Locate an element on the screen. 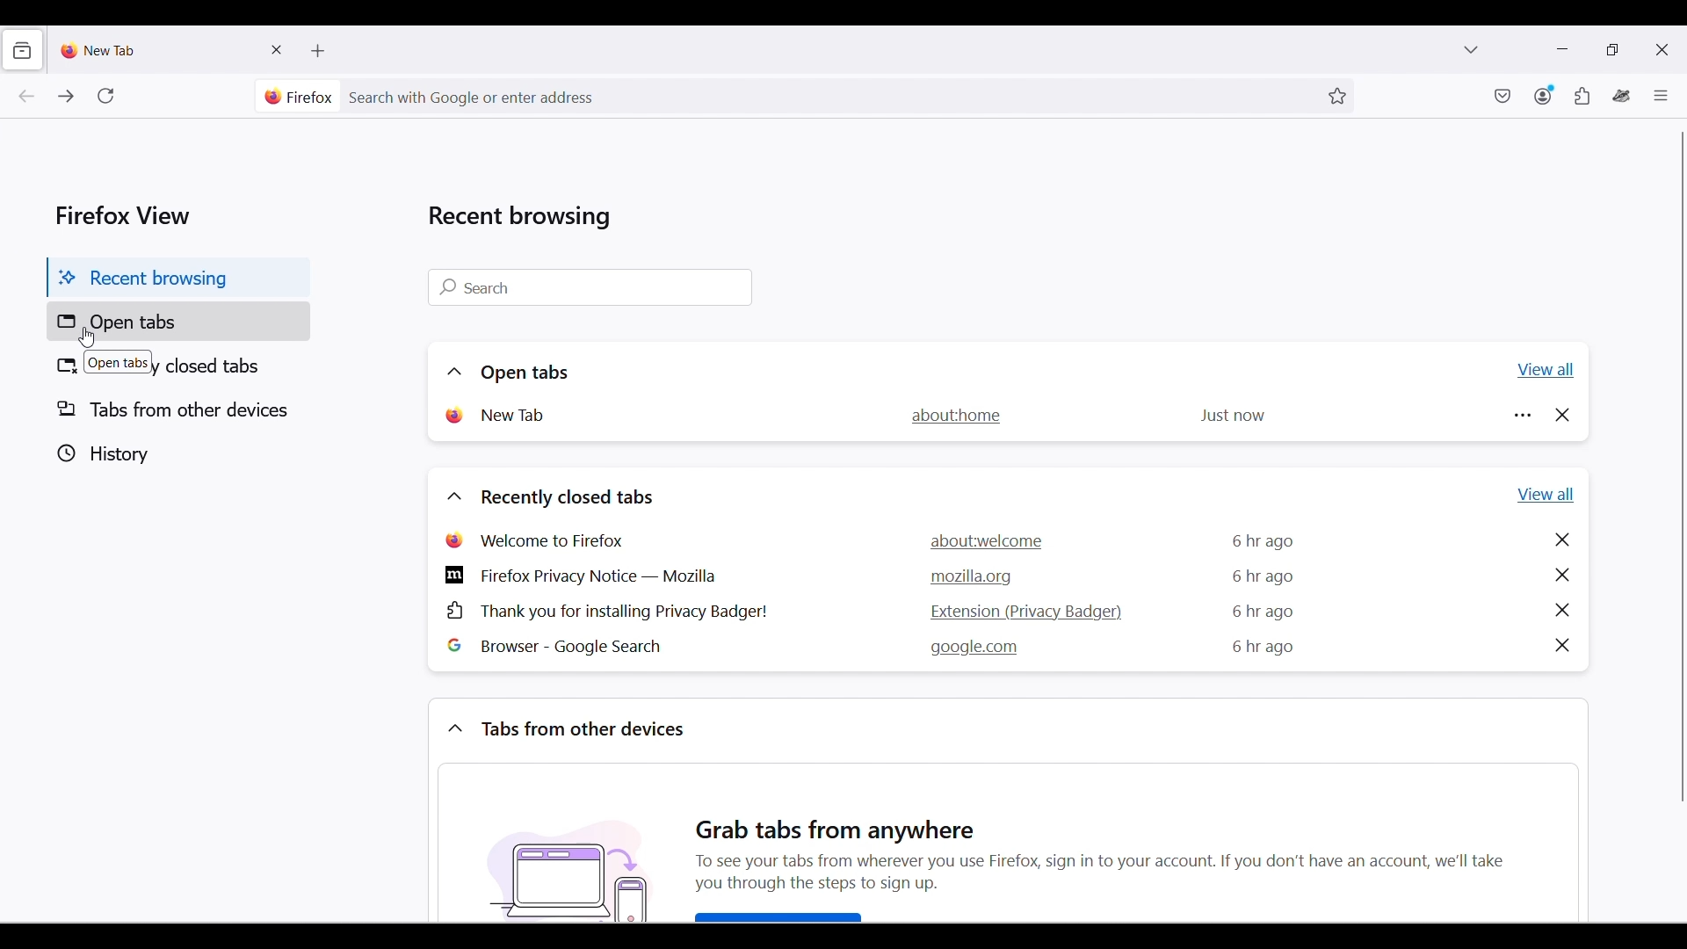 Image resolution: width=1687 pixels, height=949 pixels. Search with Google or enter address is located at coordinates (829, 97).